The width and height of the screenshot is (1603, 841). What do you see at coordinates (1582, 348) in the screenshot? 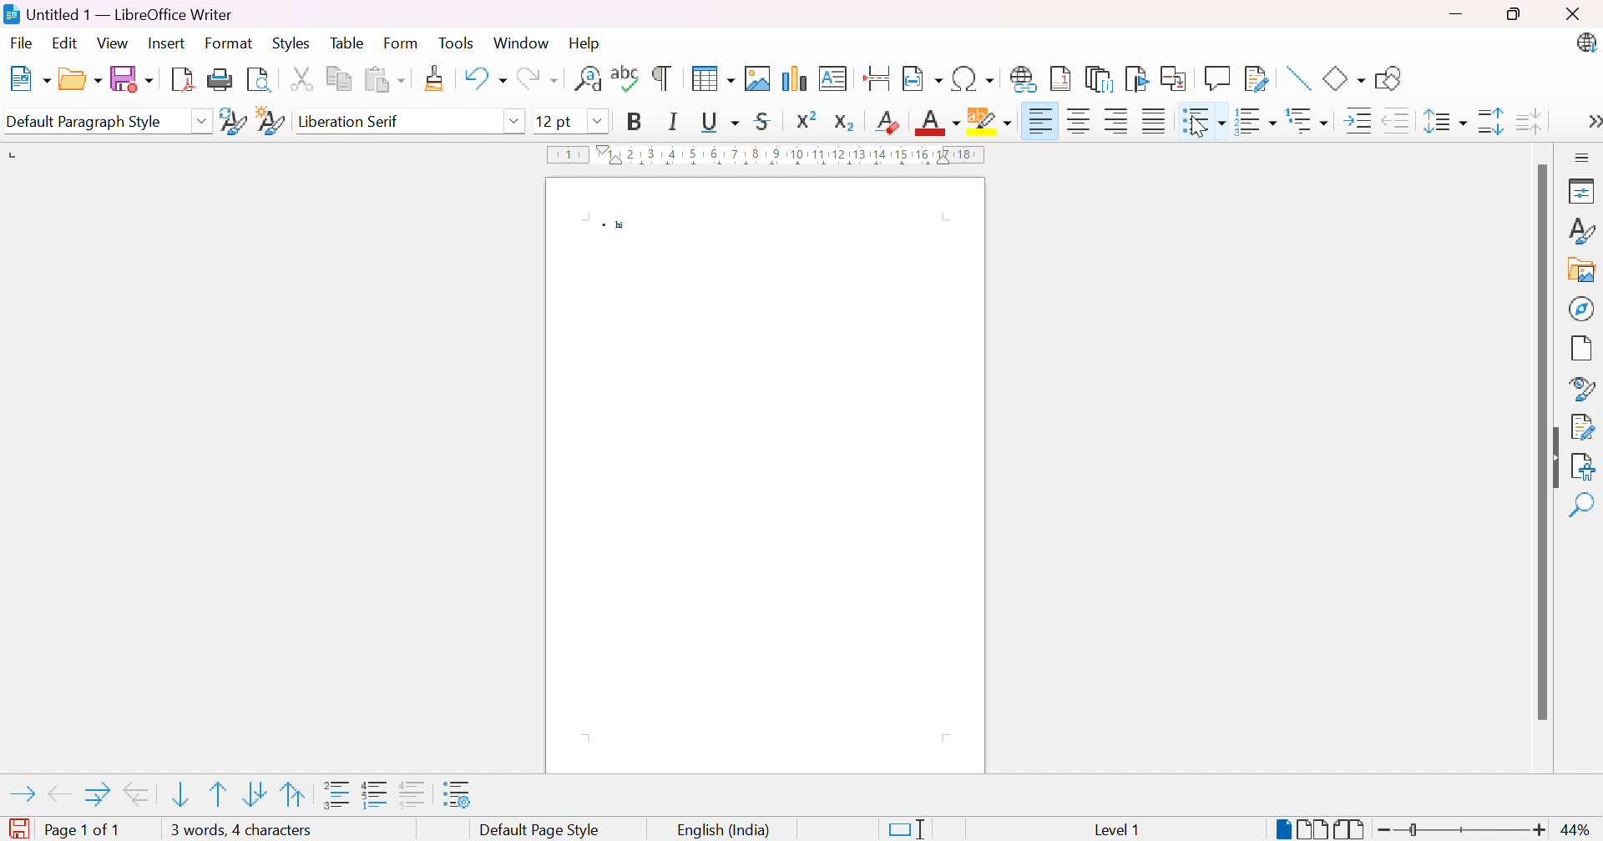
I see `Page` at bounding box center [1582, 348].